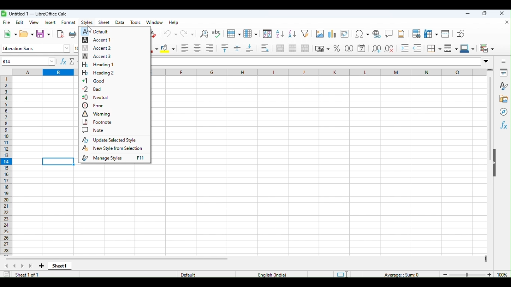 The height and width of the screenshot is (287, 511). Describe the element at coordinates (95, 106) in the screenshot. I see `error` at that location.